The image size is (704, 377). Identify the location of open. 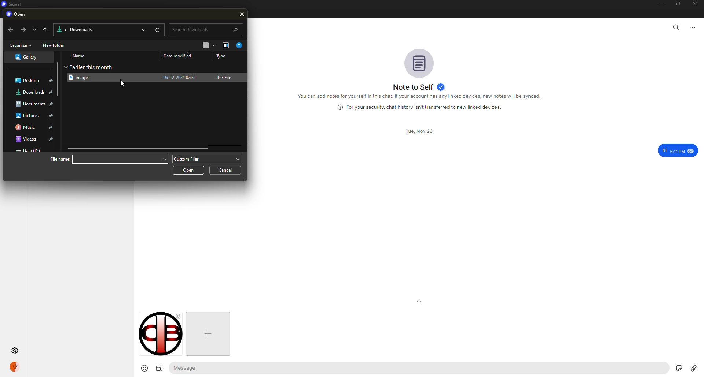
(144, 29).